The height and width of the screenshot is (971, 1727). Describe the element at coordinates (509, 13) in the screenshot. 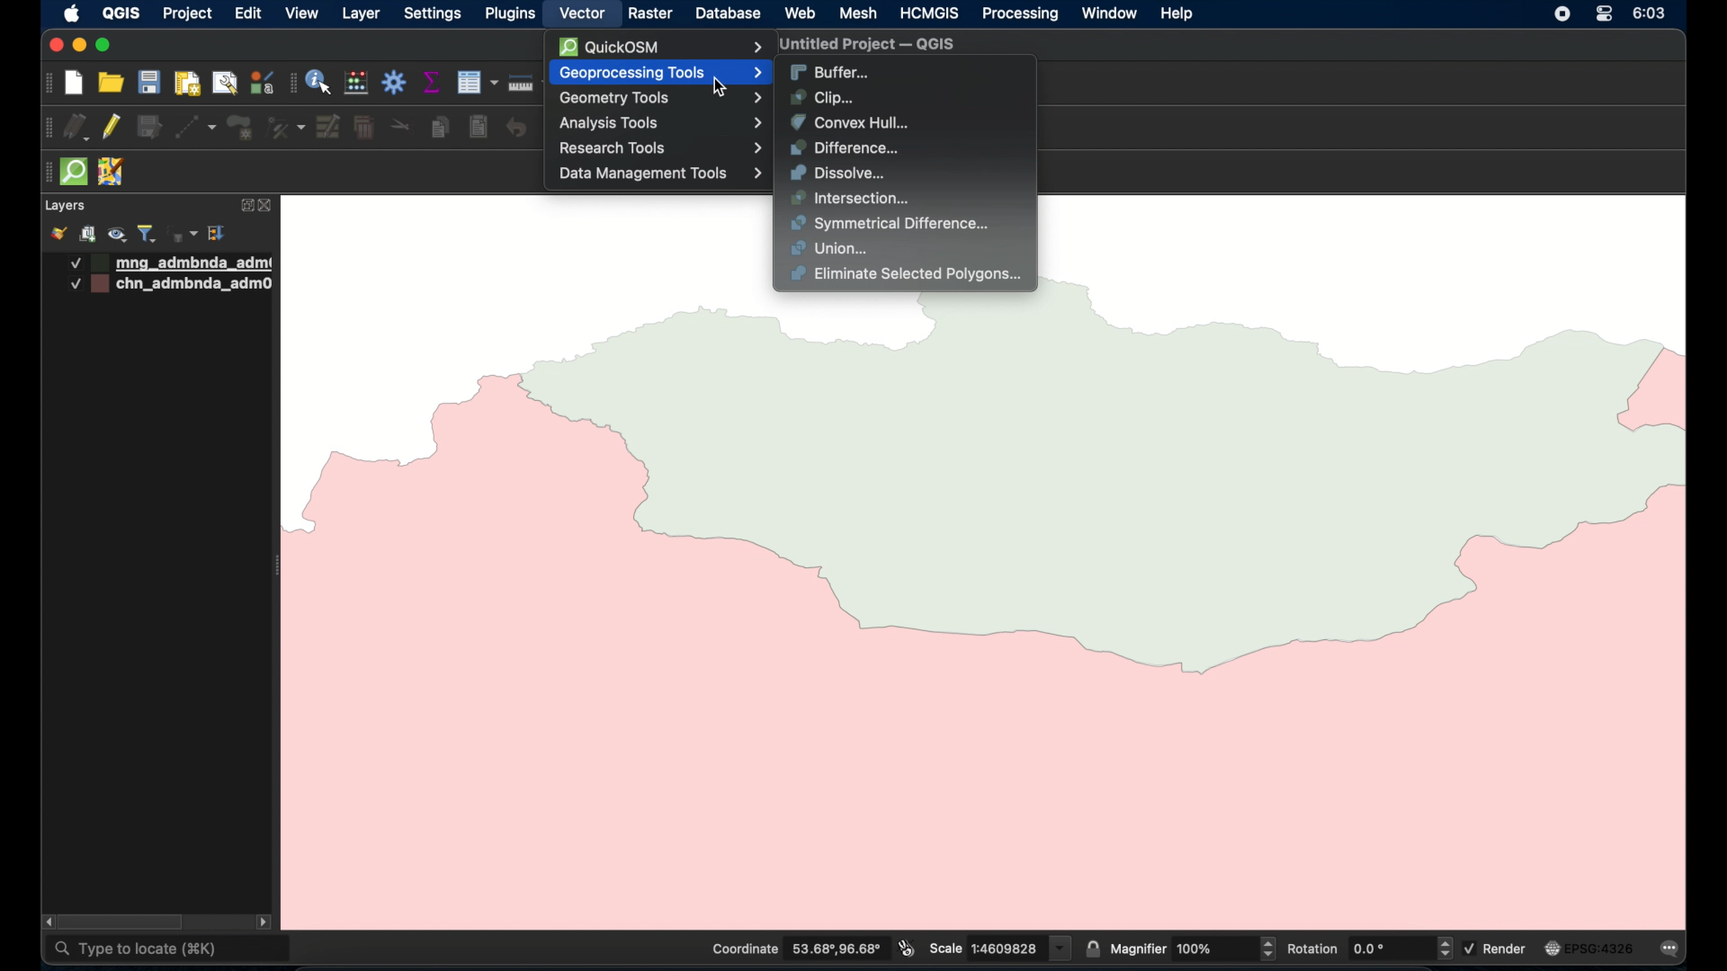

I see `plugins` at that location.